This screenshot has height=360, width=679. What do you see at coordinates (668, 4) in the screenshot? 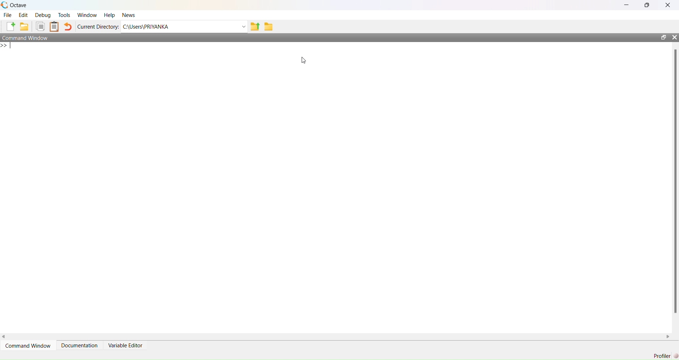
I see `close` at bounding box center [668, 4].